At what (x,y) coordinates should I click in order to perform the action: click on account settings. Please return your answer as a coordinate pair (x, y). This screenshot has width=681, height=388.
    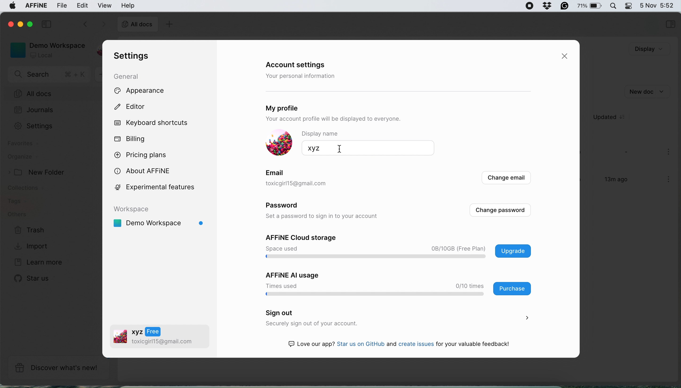
    Looking at the image, I should click on (299, 65).